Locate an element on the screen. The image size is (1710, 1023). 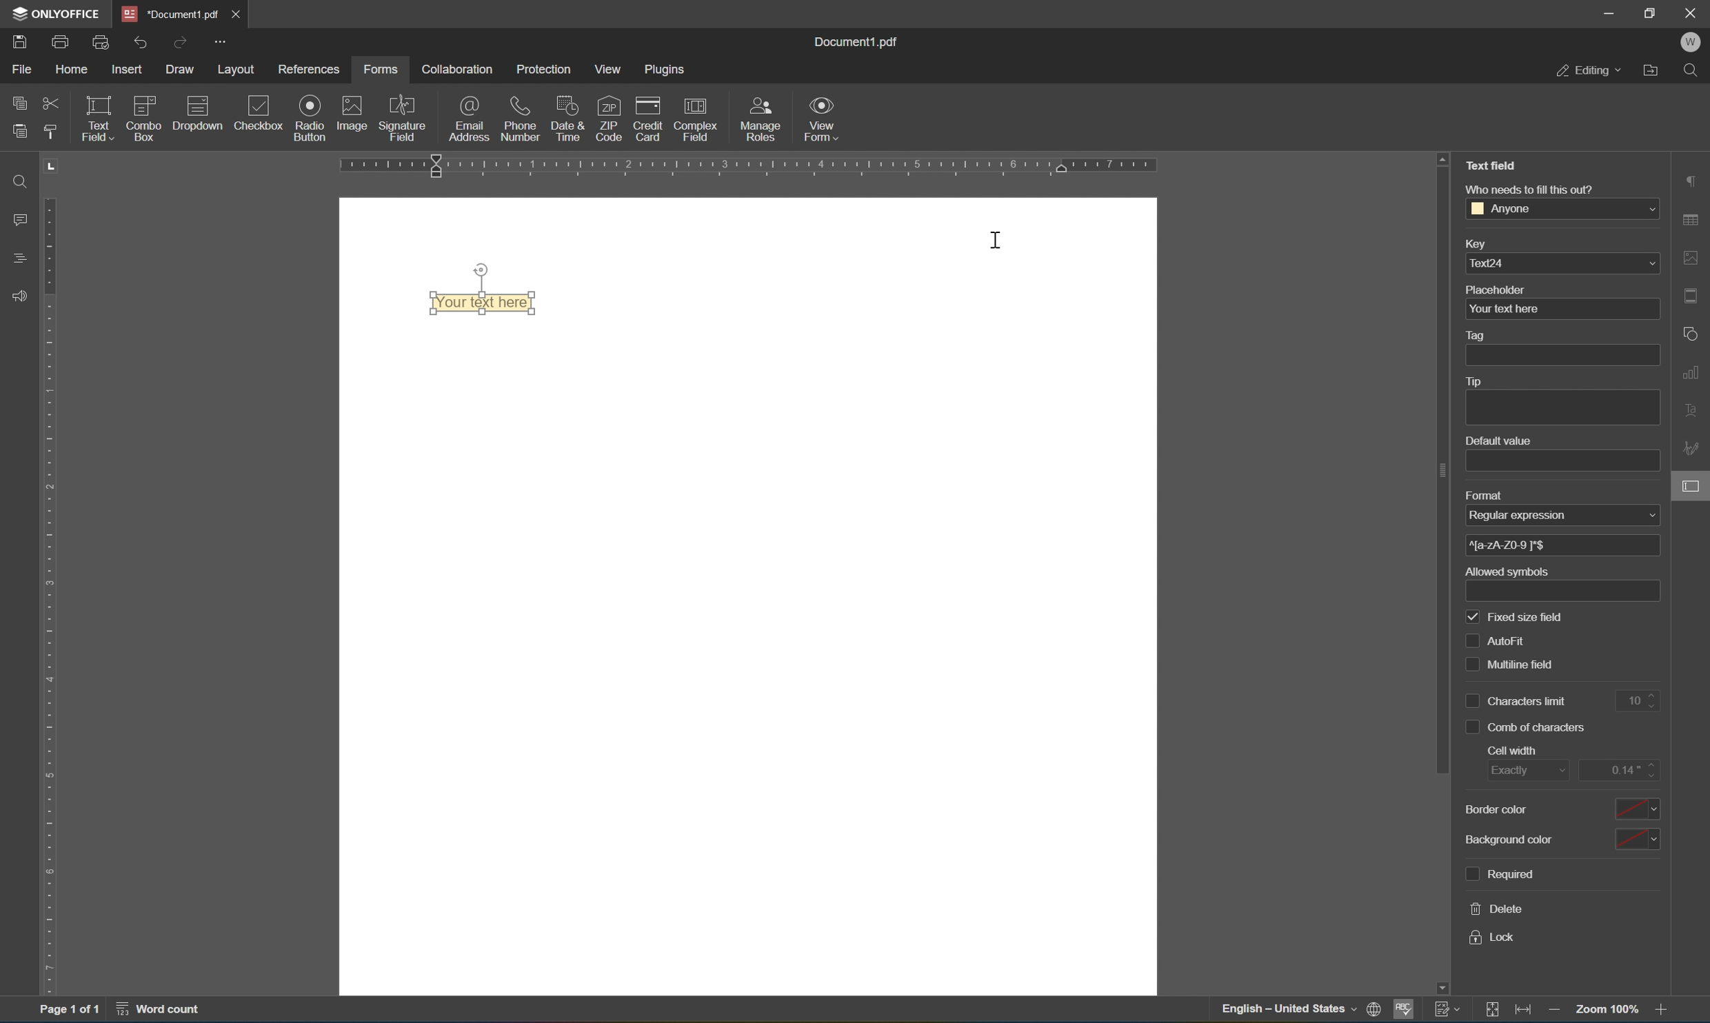
find is located at coordinates (19, 181).